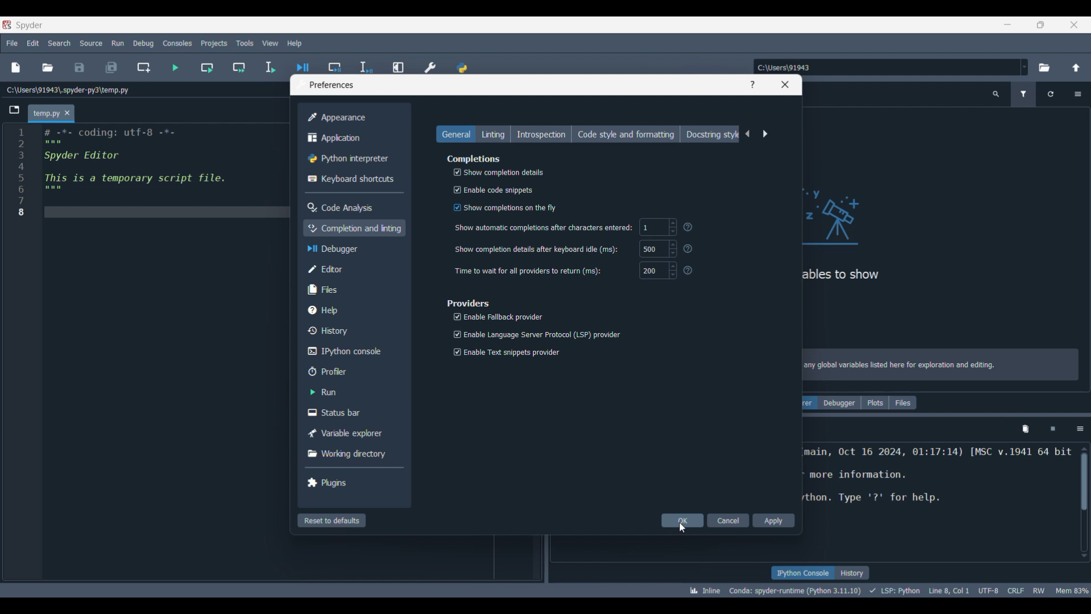  I want to click on Consoles menu, so click(178, 43).